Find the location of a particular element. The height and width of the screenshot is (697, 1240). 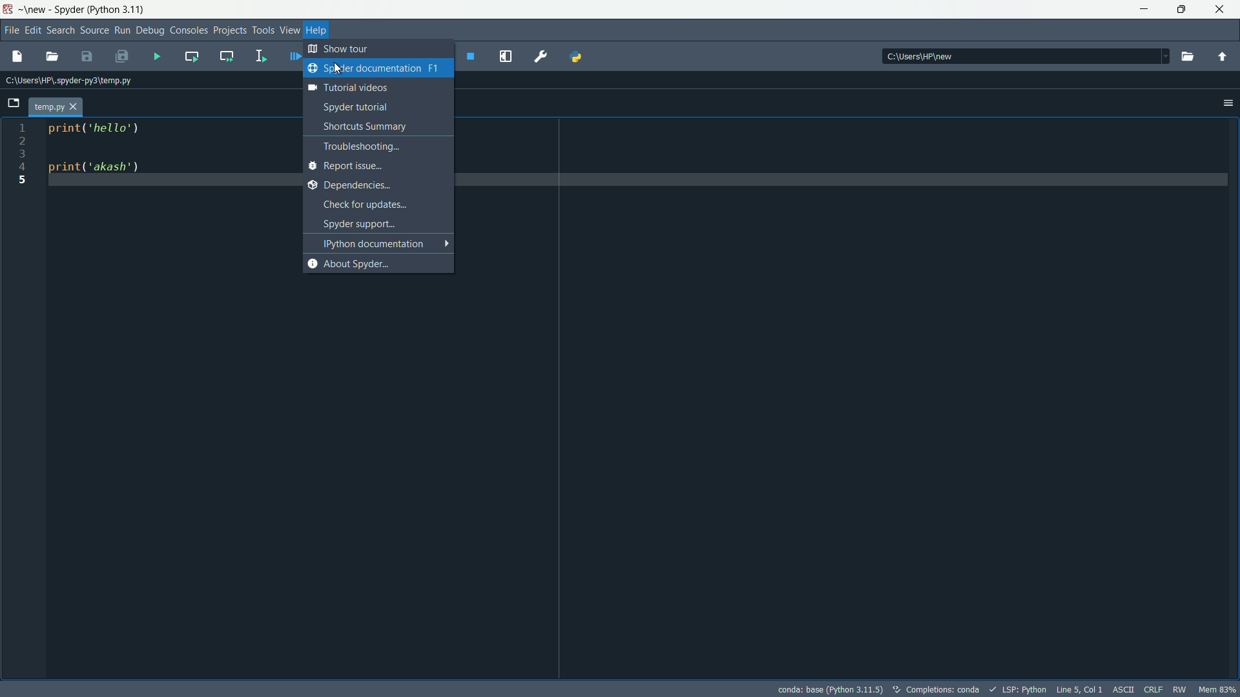

new file is located at coordinates (18, 57).